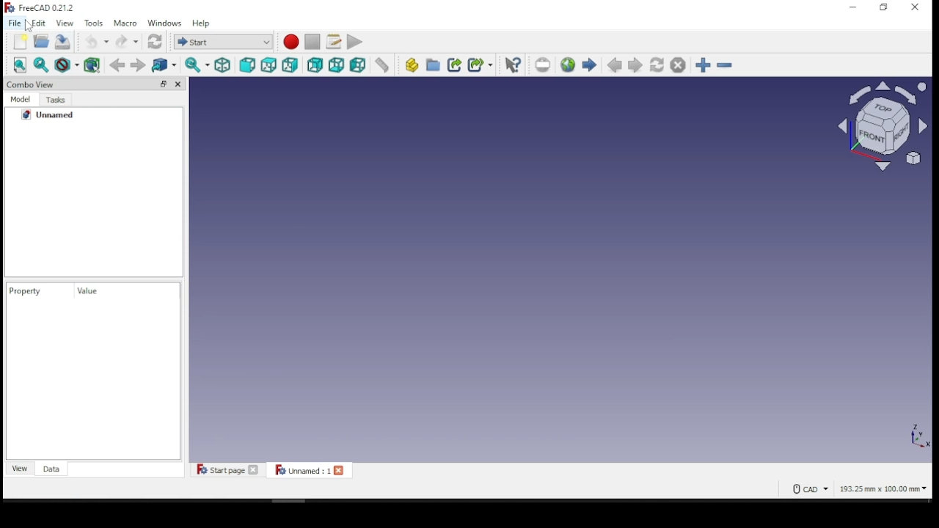 The width and height of the screenshot is (939, 528). I want to click on undo, so click(96, 42).